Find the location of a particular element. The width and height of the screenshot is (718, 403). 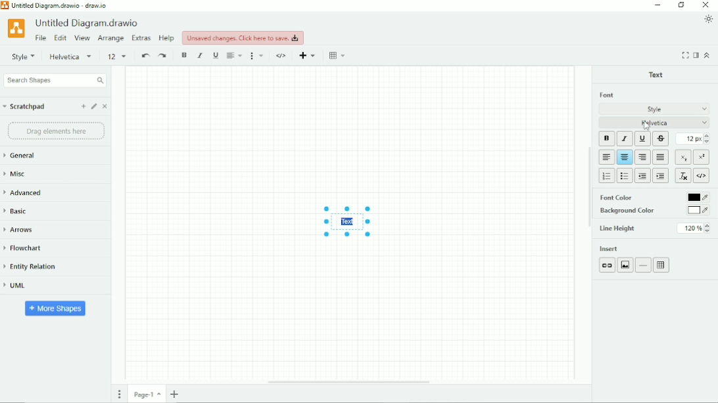

Arrows is located at coordinates (25, 230).